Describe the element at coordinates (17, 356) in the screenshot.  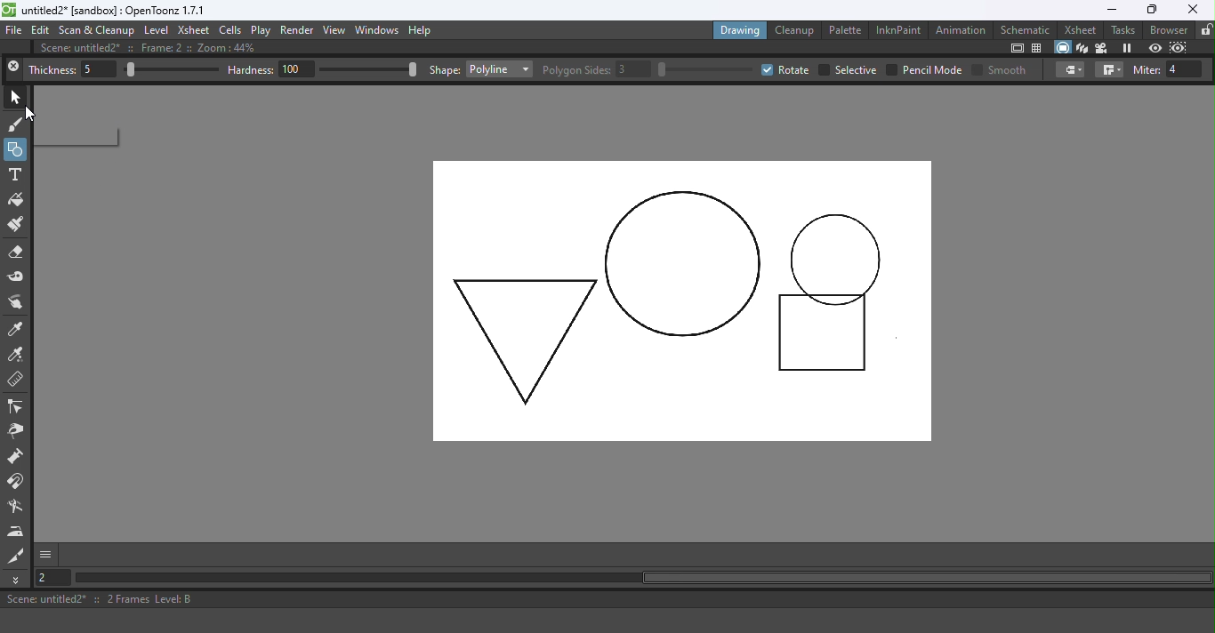
I see `RGB Picker tool` at that location.